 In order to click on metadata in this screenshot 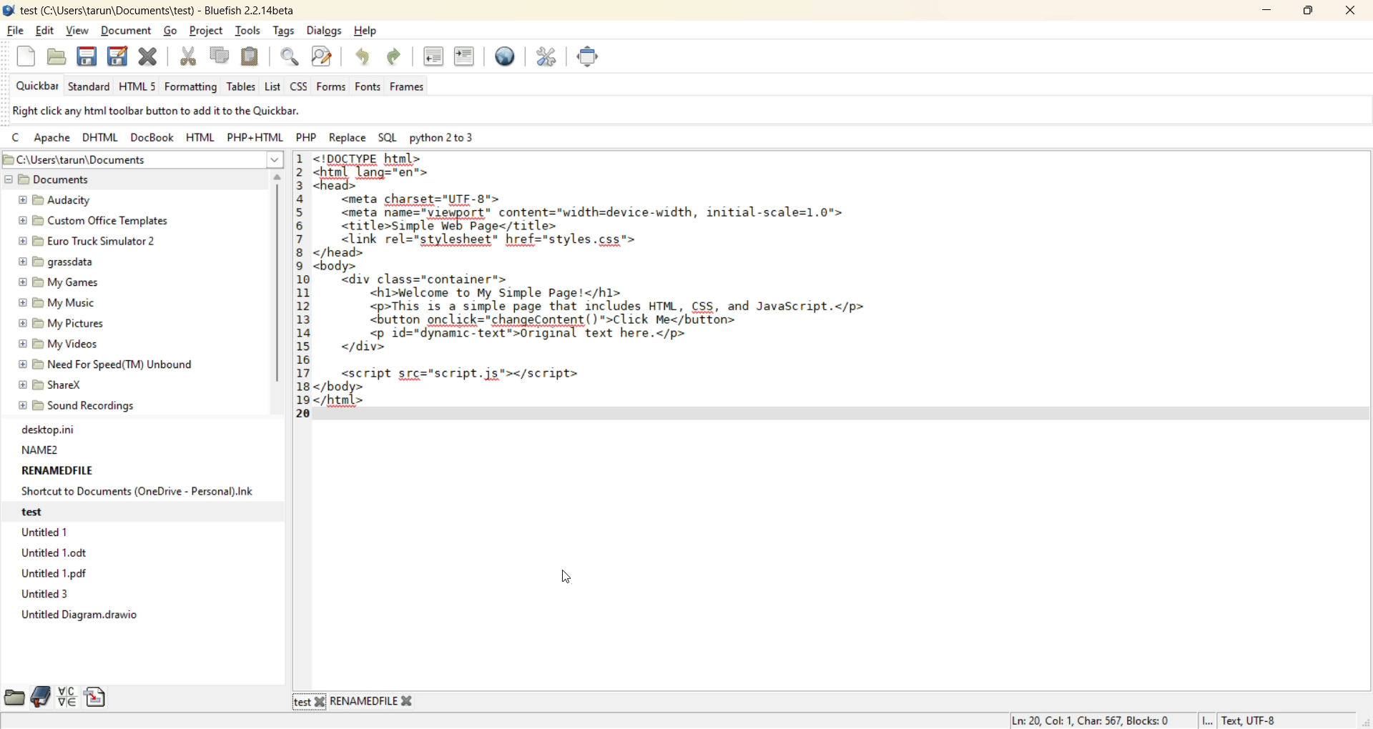, I will do `click(191, 111)`.